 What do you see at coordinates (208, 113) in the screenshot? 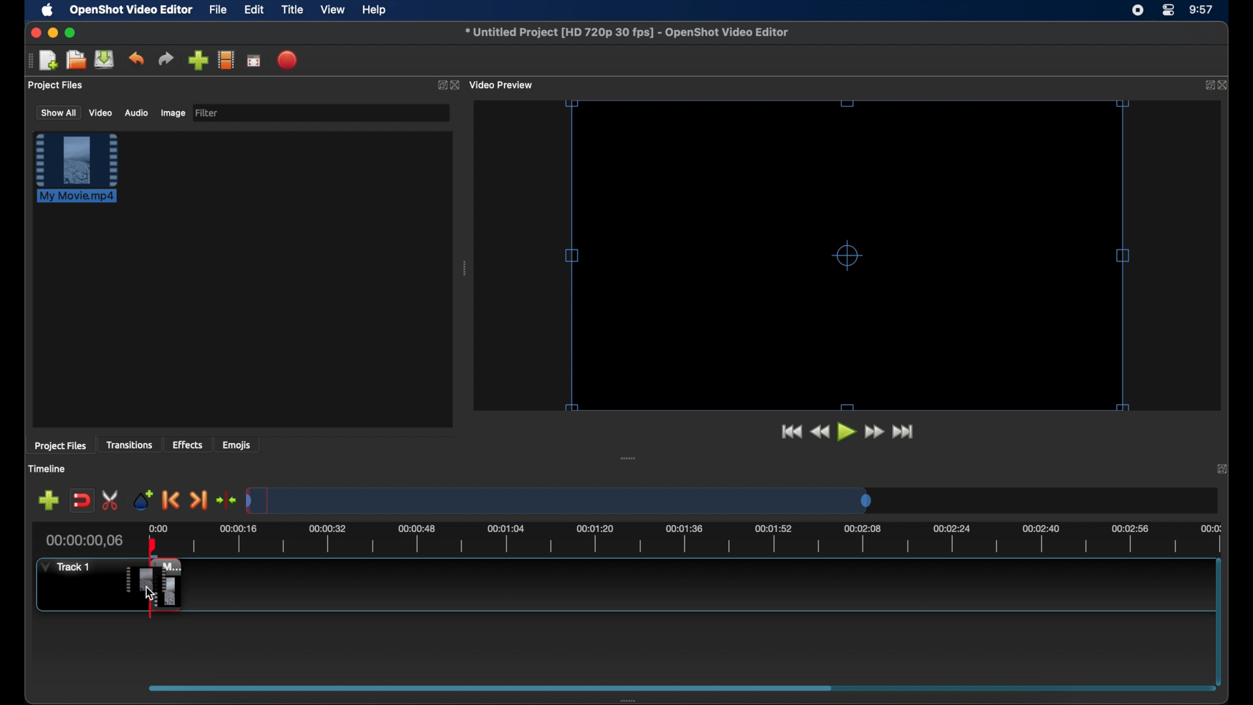
I see `filter` at bounding box center [208, 113].